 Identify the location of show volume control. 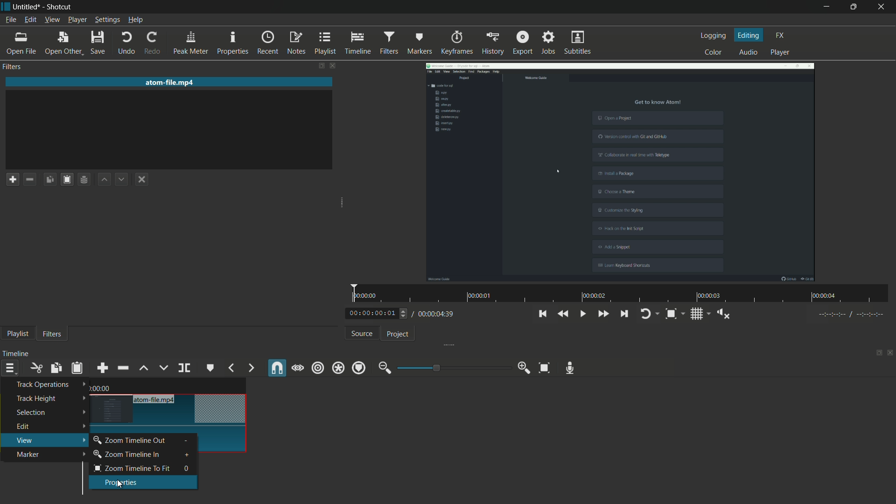
(723, 314).